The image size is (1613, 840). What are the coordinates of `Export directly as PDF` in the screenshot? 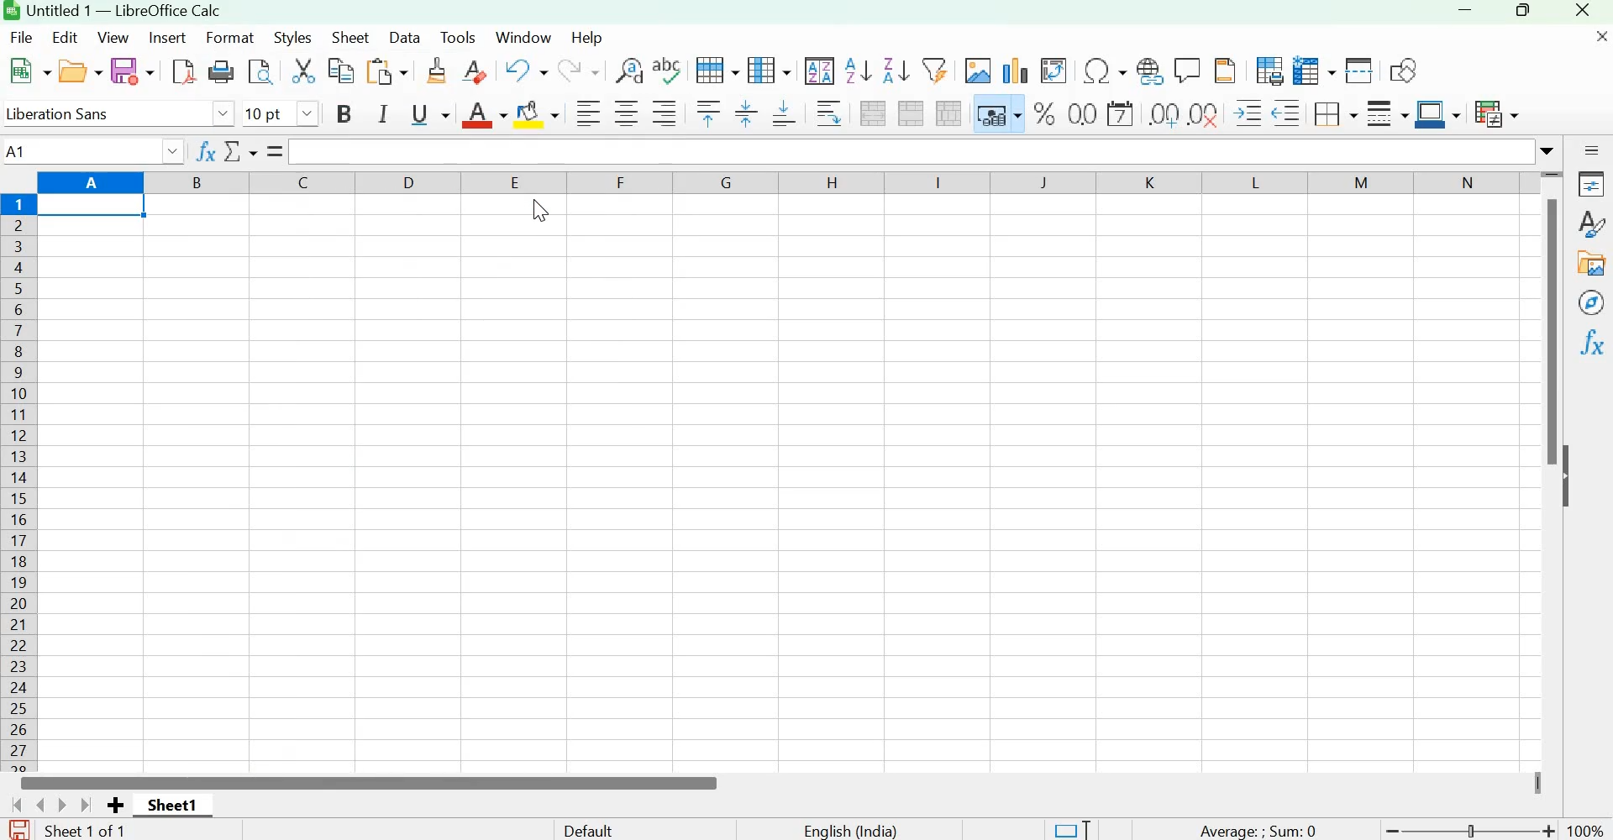 It's located at (185, 73).